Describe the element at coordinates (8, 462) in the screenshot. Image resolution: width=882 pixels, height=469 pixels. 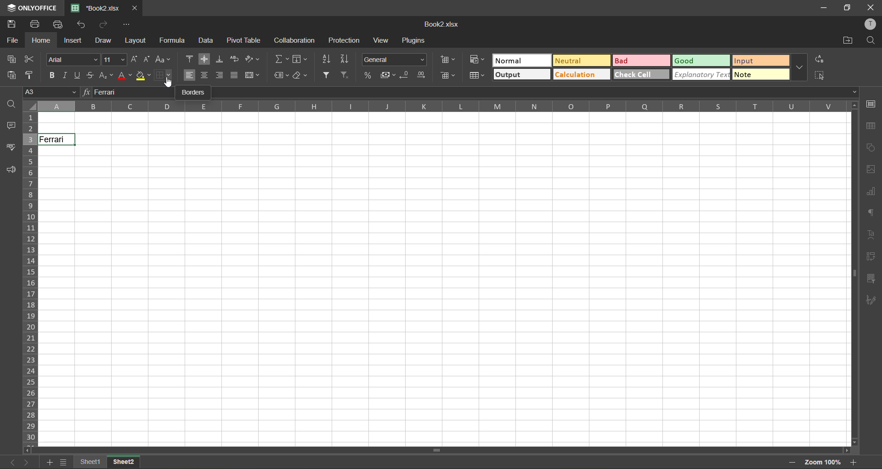
I see `previous` at that location.